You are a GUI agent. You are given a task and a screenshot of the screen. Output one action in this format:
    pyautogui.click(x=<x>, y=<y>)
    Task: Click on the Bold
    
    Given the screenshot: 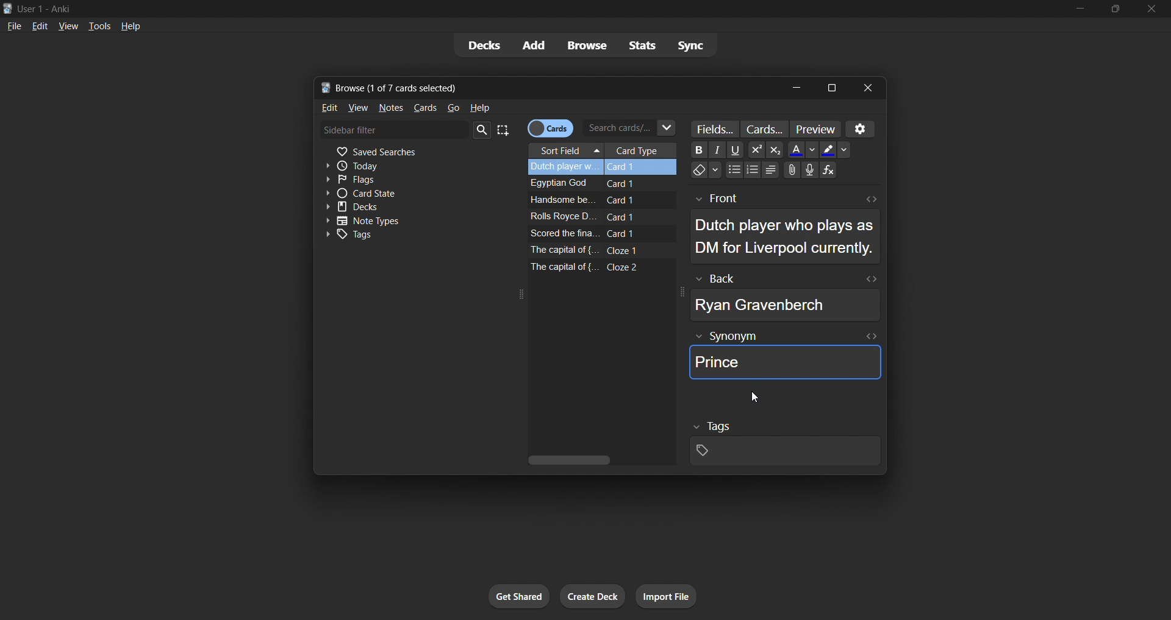 What is the action you would take?
    pyautogui.click(x=693, y=148)
    